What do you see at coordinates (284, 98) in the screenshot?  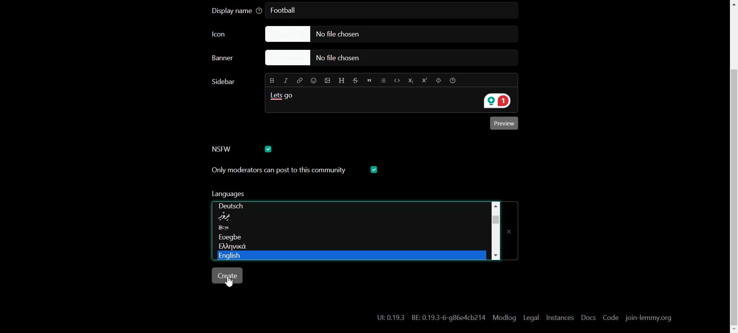 I see `Text` at bounding box center [284, 98].